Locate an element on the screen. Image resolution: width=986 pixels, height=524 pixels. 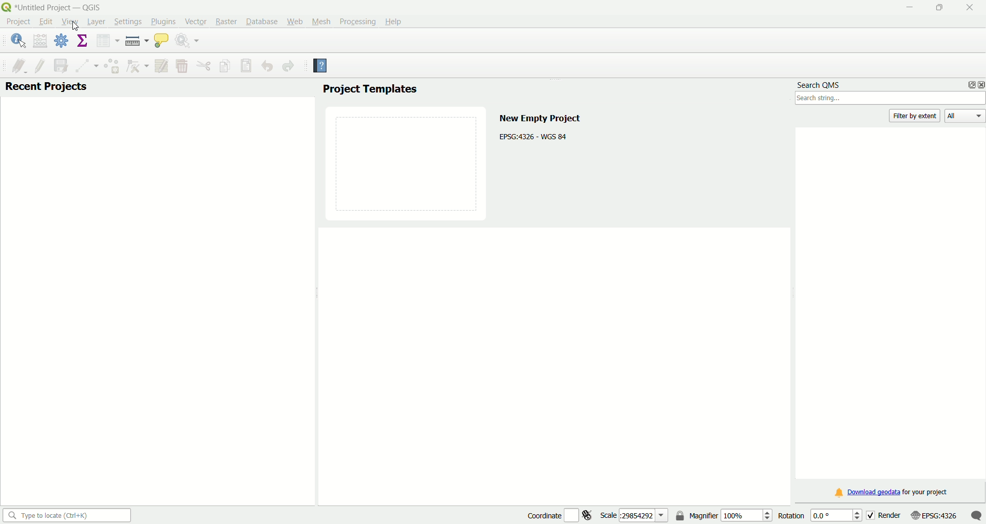
Help is located at coordinates (395, 21).